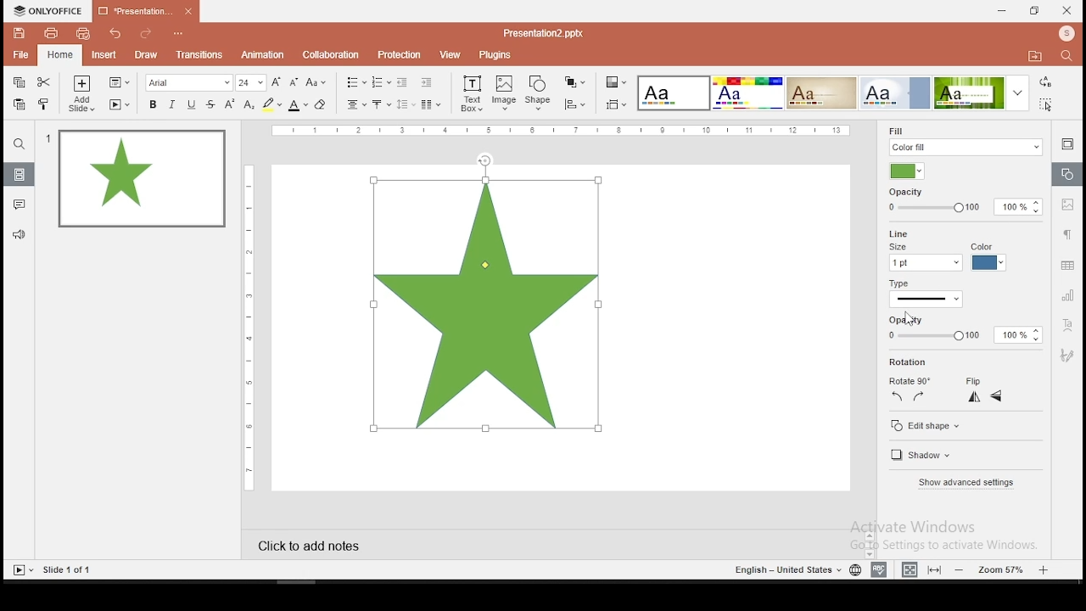 Image resolution: width=1086 pixels, height=611 pixels. Describe the element at coordinates (43, 82) in the screenshot. I see `cut` at that location.